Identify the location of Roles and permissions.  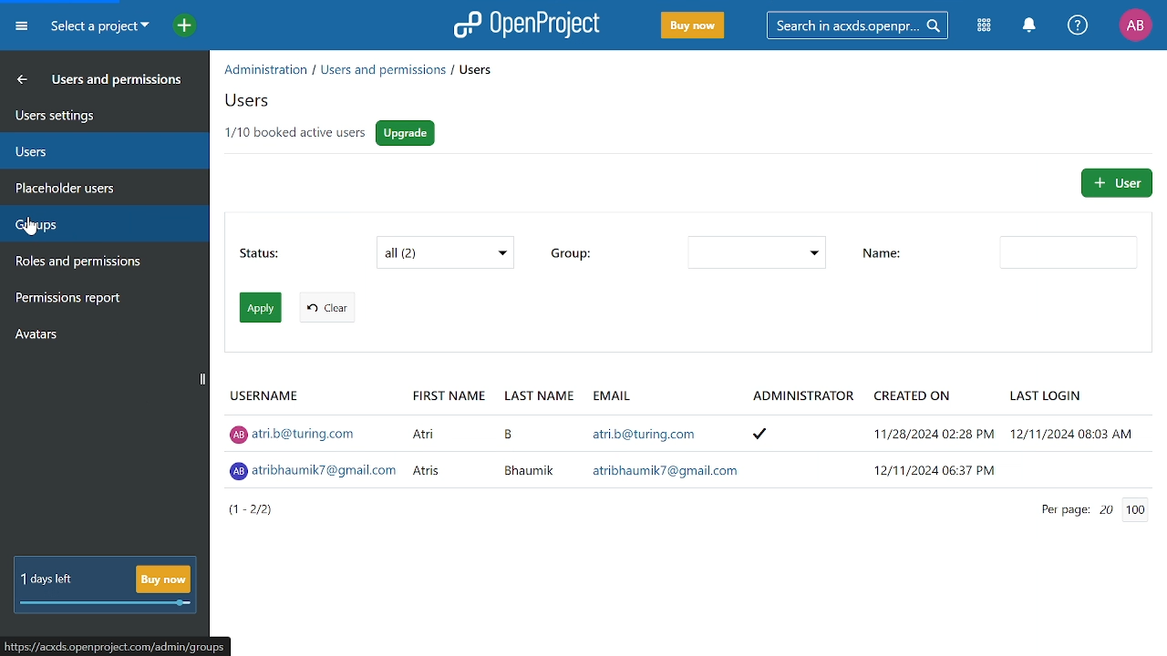
(94, 263).